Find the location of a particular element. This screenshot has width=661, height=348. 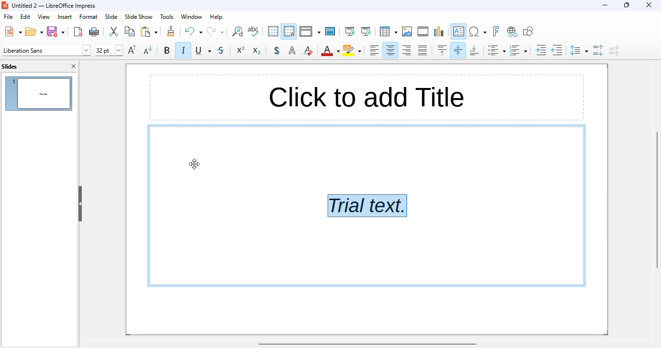

file is located at coordinates (8, 16).